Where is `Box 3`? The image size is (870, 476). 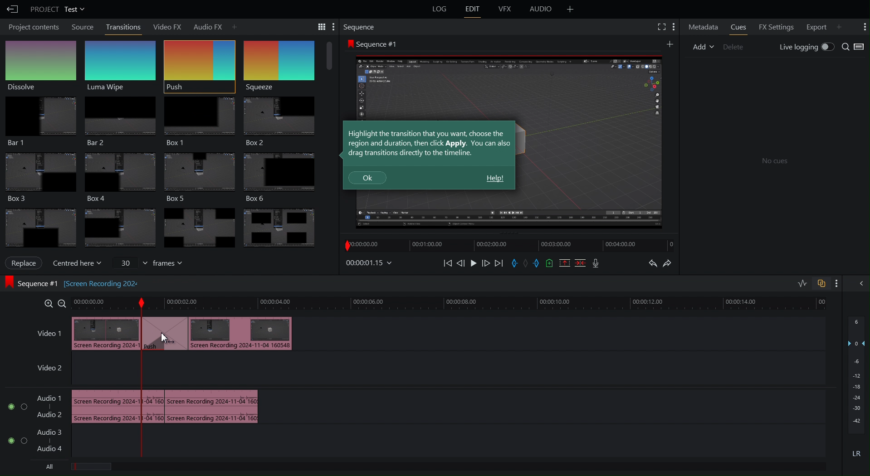
Box 3 is located at coordinates (39, 176).